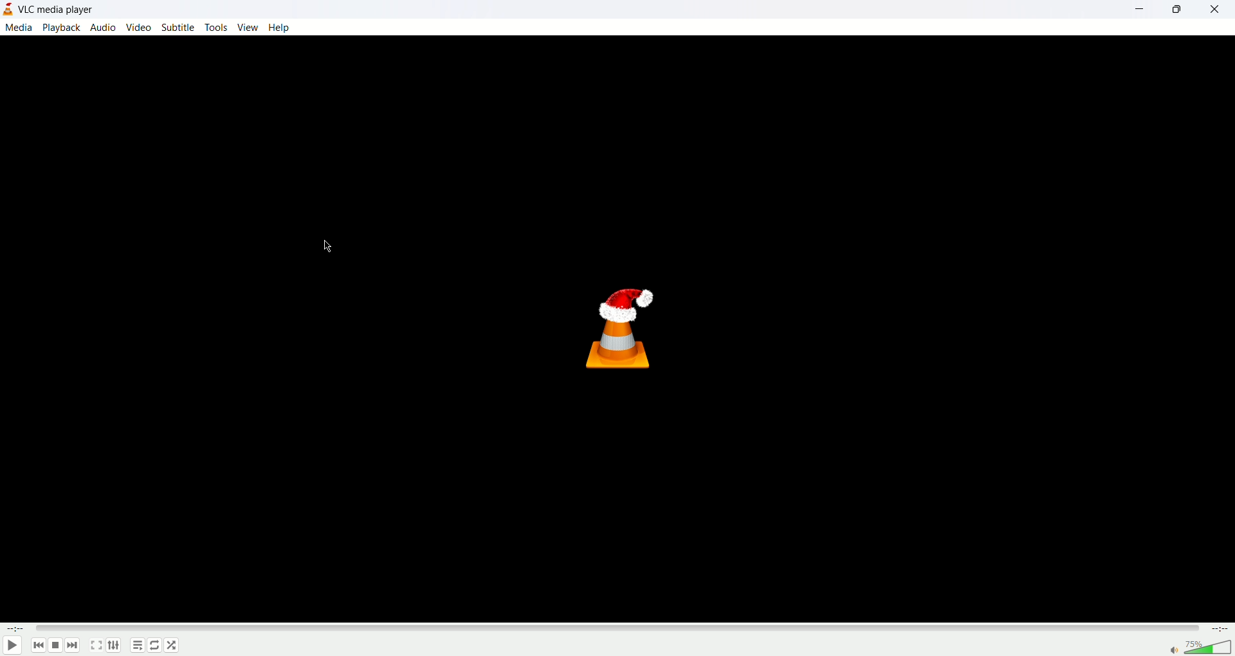 This screenshot has width=1235, height=656. I want to click on extended settings, so click(113, 646).